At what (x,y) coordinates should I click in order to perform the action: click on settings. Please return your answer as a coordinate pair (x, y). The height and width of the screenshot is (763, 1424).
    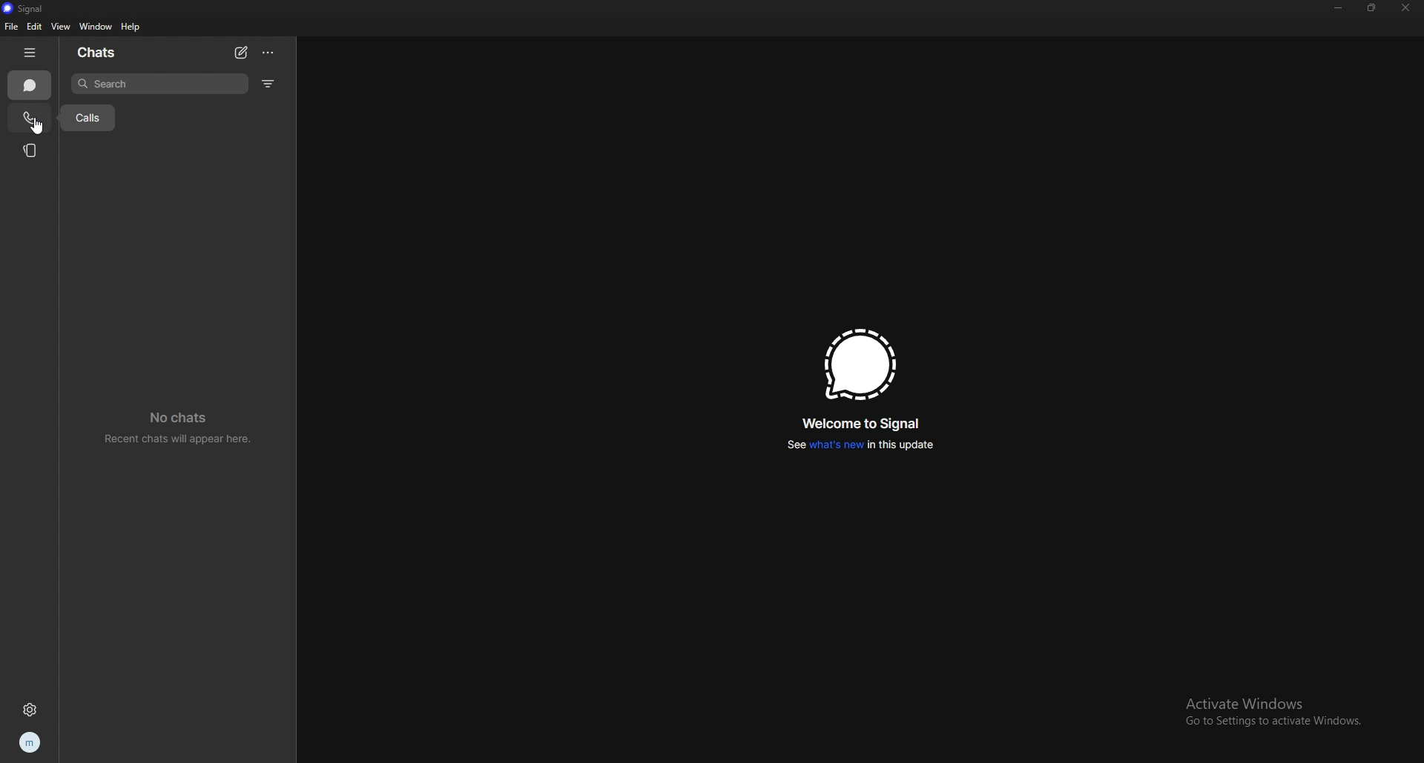
    Looking at the image, I should click on (29, 710).